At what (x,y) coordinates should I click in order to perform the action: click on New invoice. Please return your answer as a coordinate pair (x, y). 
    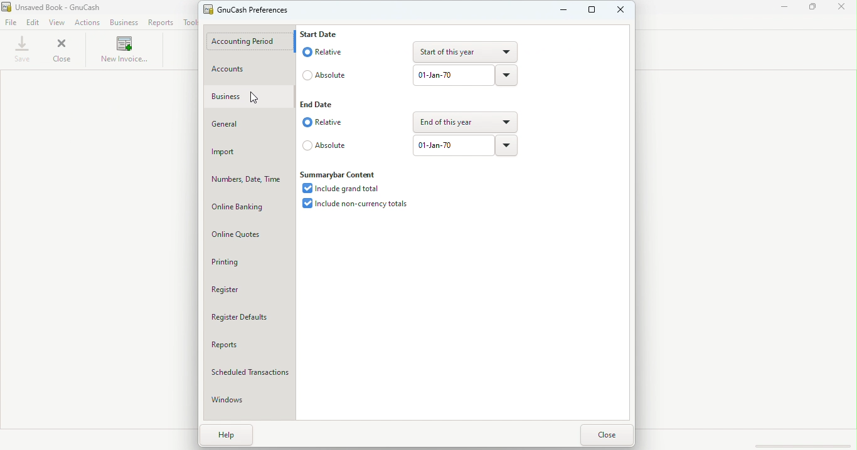
    Looking at the image, I should click on (122, 51).